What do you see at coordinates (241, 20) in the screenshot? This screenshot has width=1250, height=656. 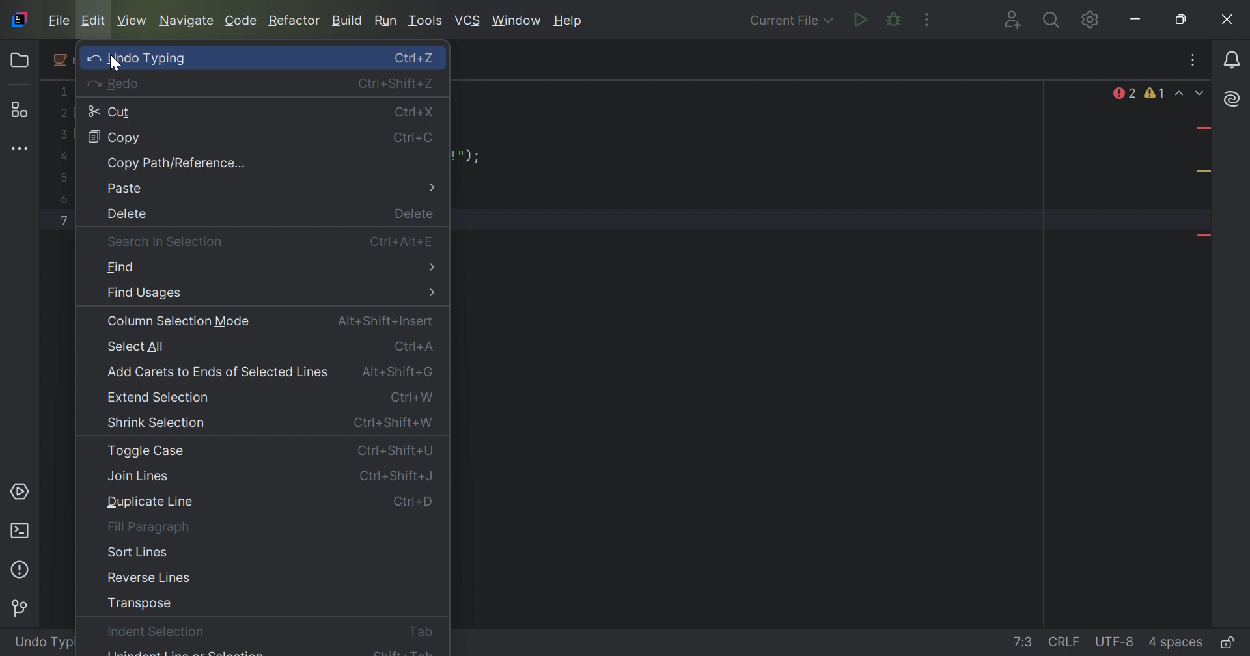 I see `Code` at bounding box center [241, 20].